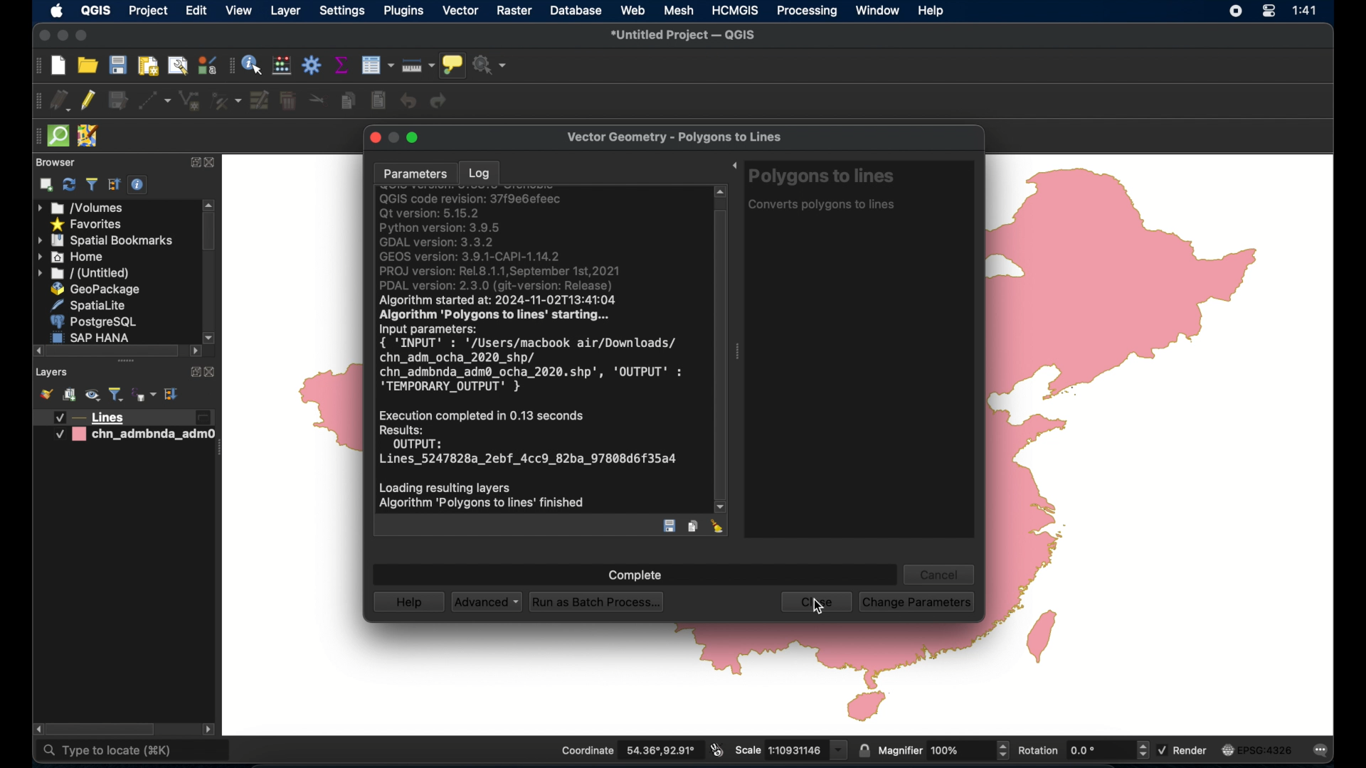 This screenshot has width=1366, height=768. Describe the element at coordinates (735, 10) in the screenshot. I see `HCMGIS` at that location.